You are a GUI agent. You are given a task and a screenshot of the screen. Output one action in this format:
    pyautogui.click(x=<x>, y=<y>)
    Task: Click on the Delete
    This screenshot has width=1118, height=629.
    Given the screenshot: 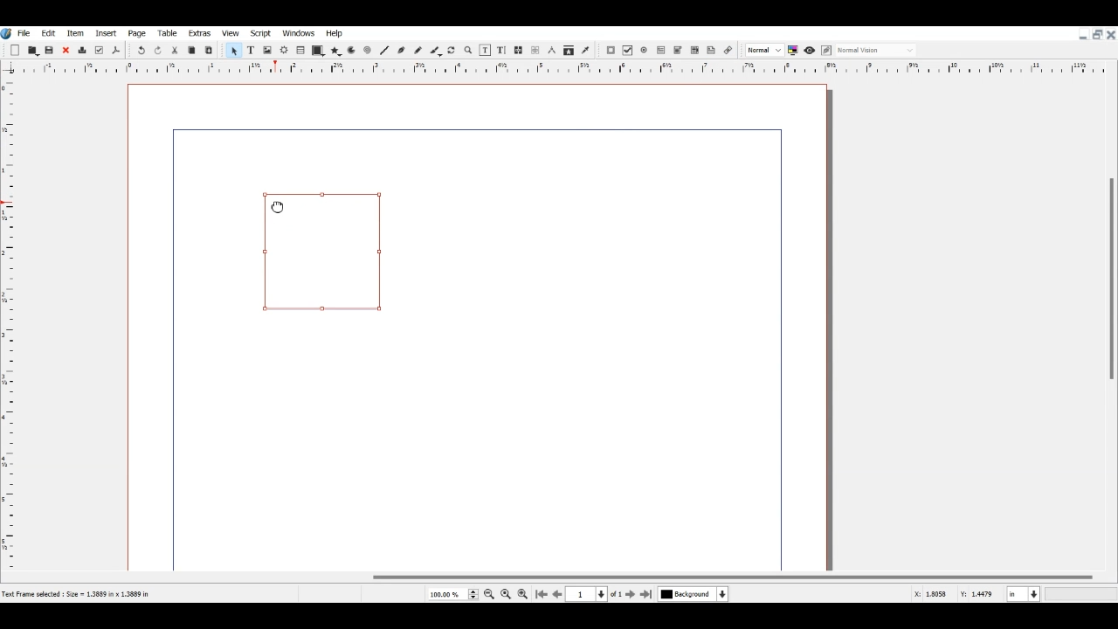 What is the action you would take?
    pyautogui.click(x=81, y=51)
    